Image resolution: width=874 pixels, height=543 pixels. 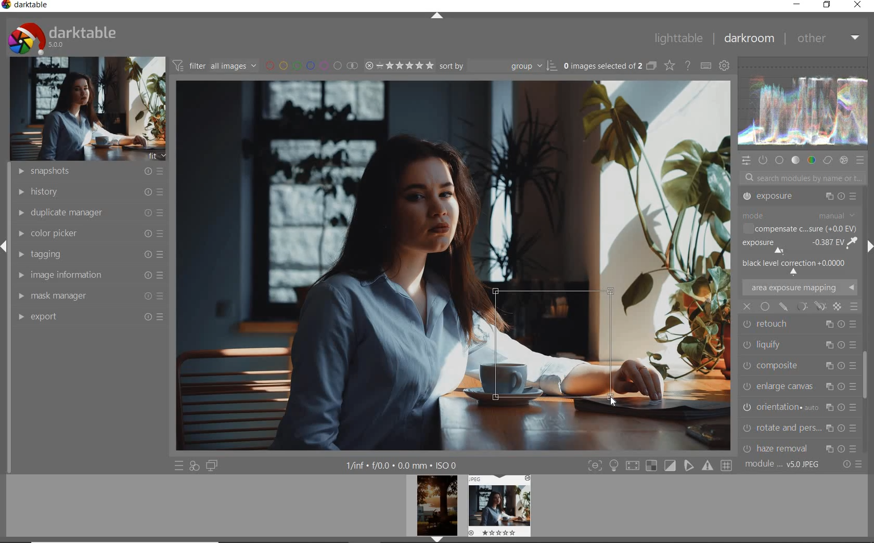 What do you see at coordinates (809, 306) in the screenshot?
I see `mask options` at bounding box center [809, 306].